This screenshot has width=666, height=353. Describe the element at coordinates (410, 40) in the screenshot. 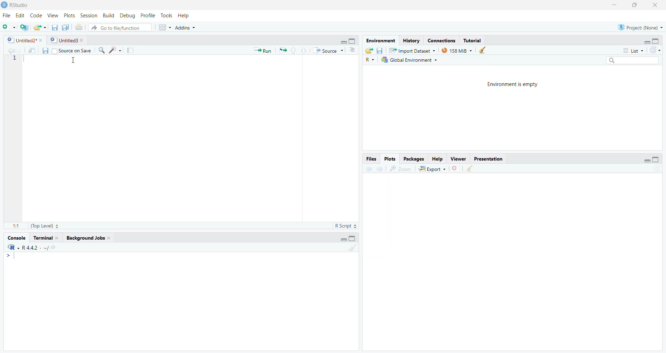

I see `History` at that location.